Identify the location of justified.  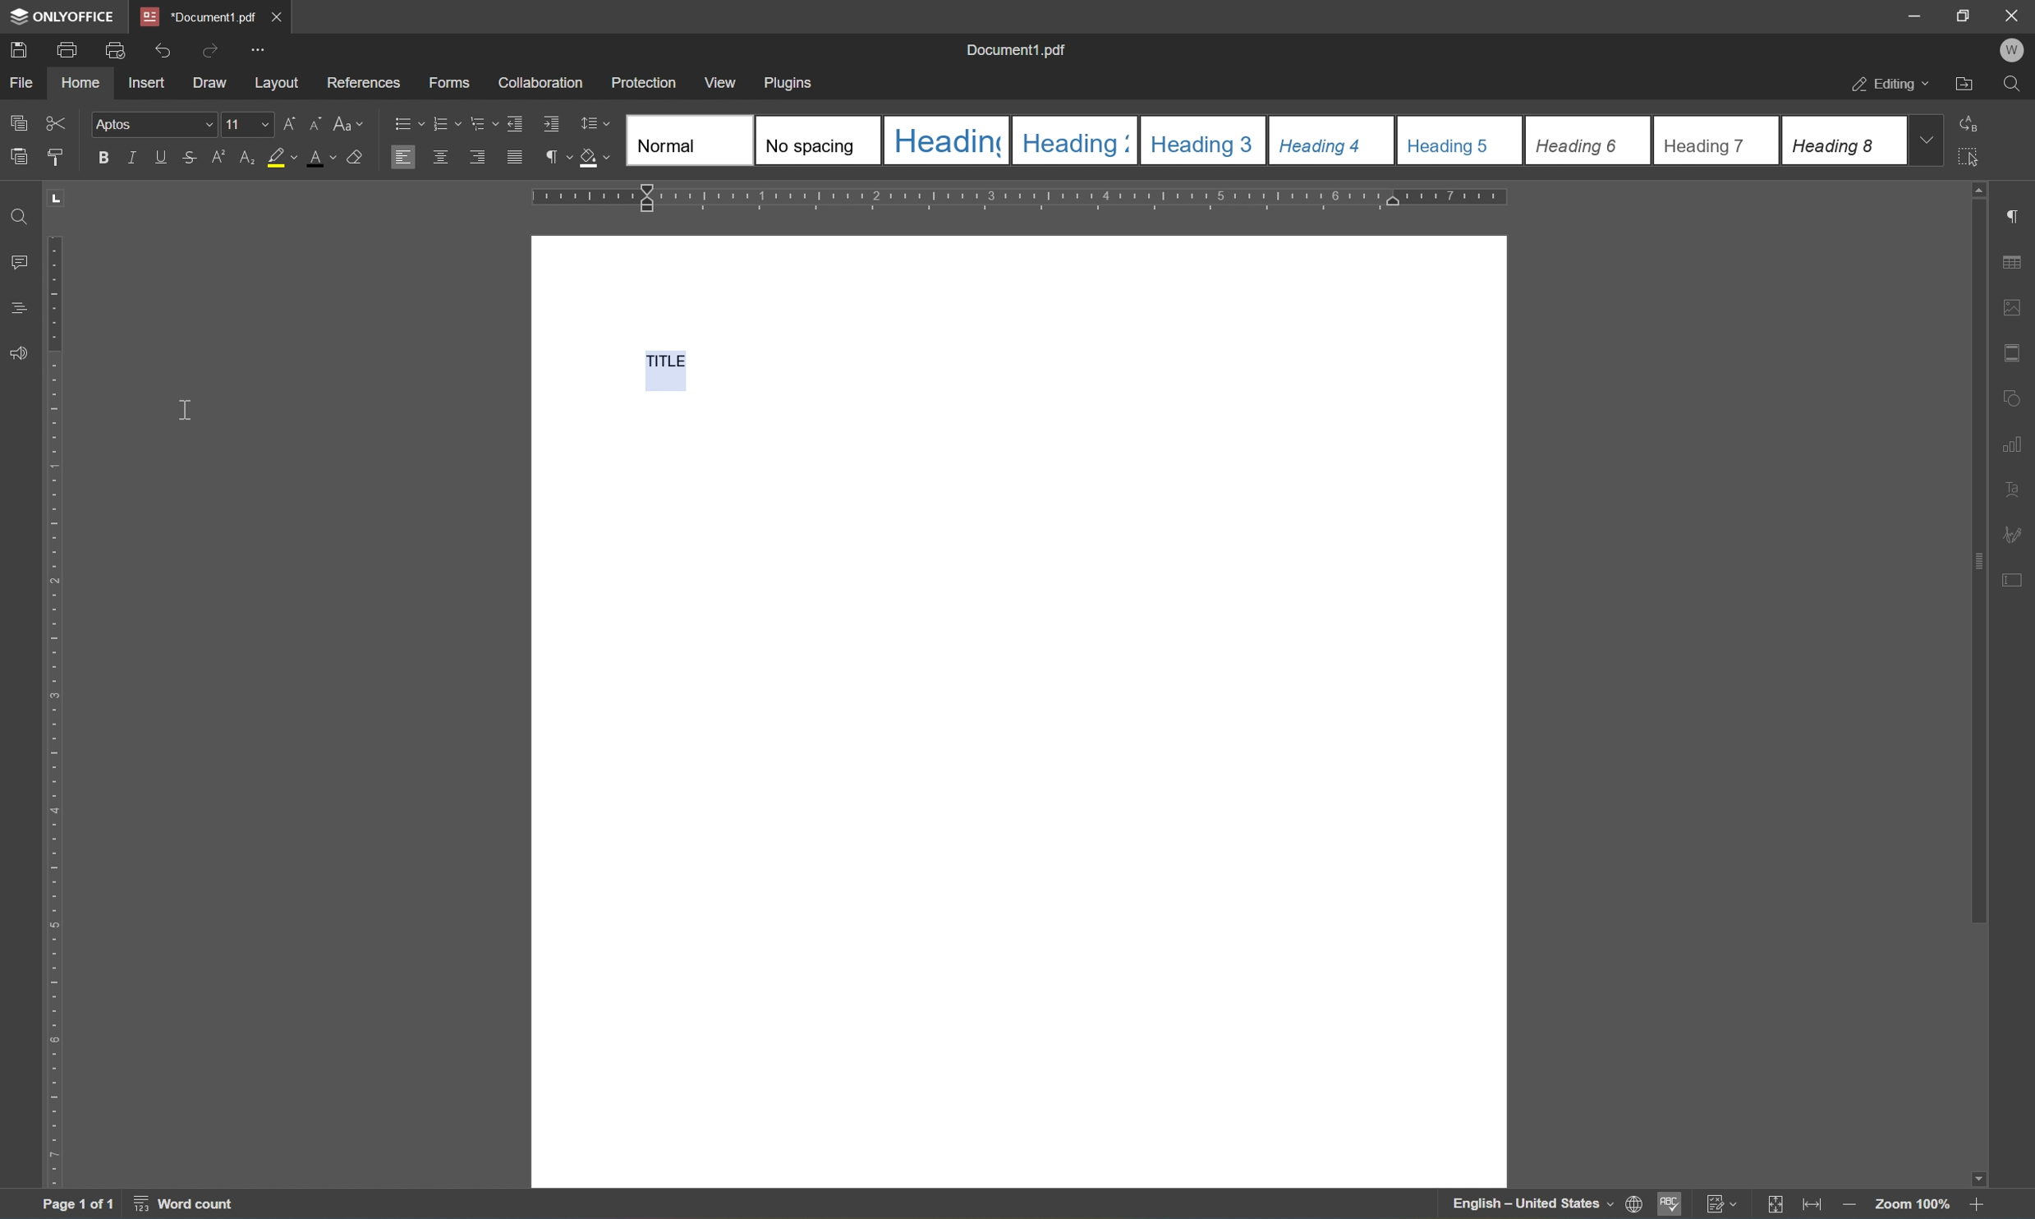
(515, 157).